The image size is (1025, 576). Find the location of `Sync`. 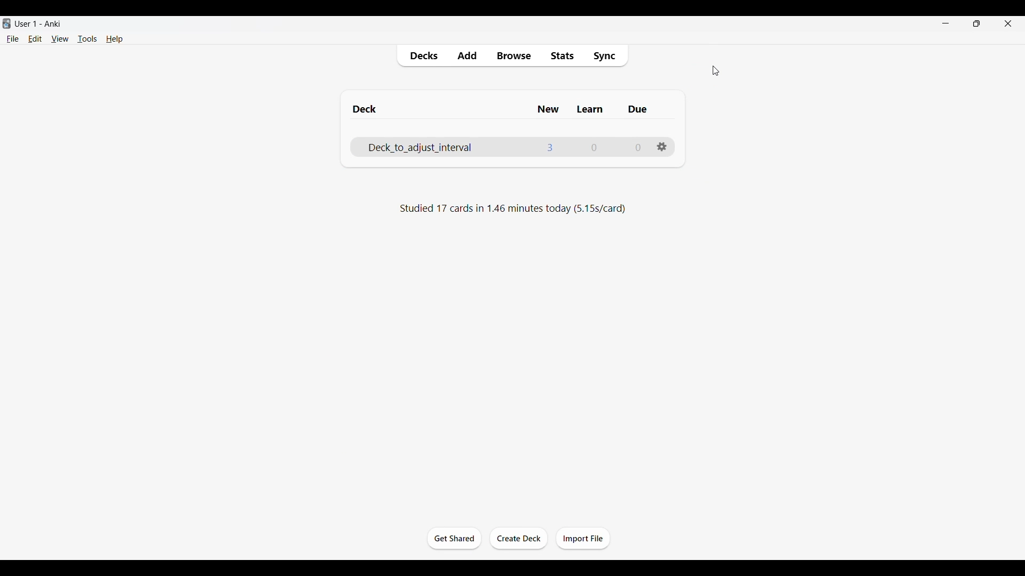

Sync is located at coordinates (607, 55).